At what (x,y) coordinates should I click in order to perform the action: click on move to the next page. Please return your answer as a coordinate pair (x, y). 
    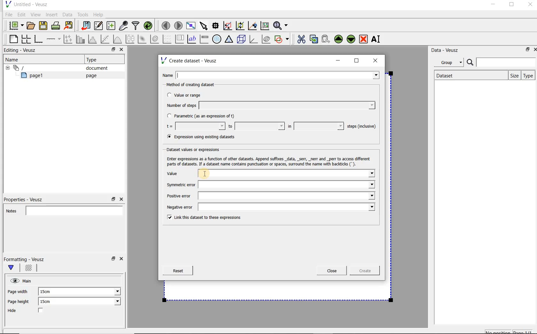
    Looking at the image, I should click on (178, 26).